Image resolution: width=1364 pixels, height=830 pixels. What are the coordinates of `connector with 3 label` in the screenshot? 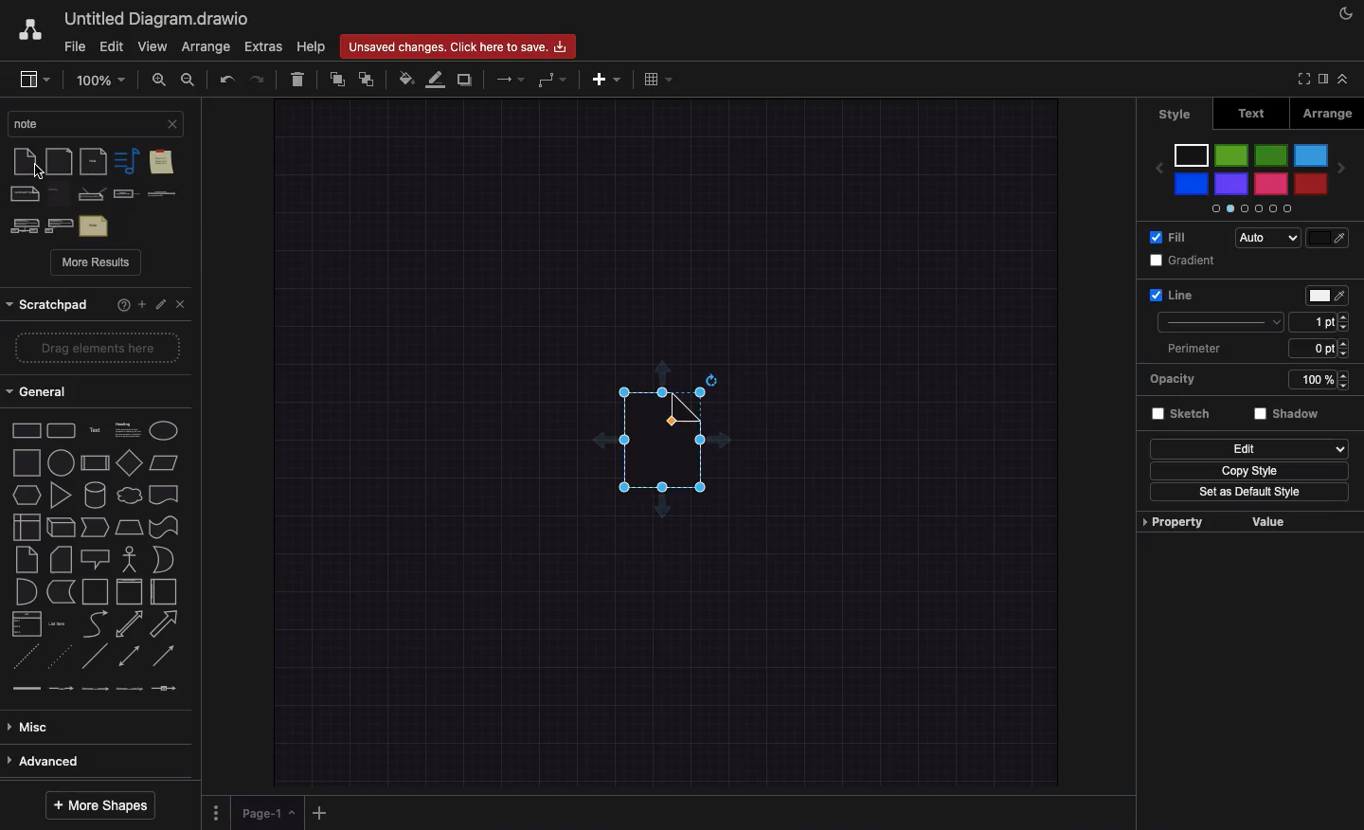 It's located at (132, 696).